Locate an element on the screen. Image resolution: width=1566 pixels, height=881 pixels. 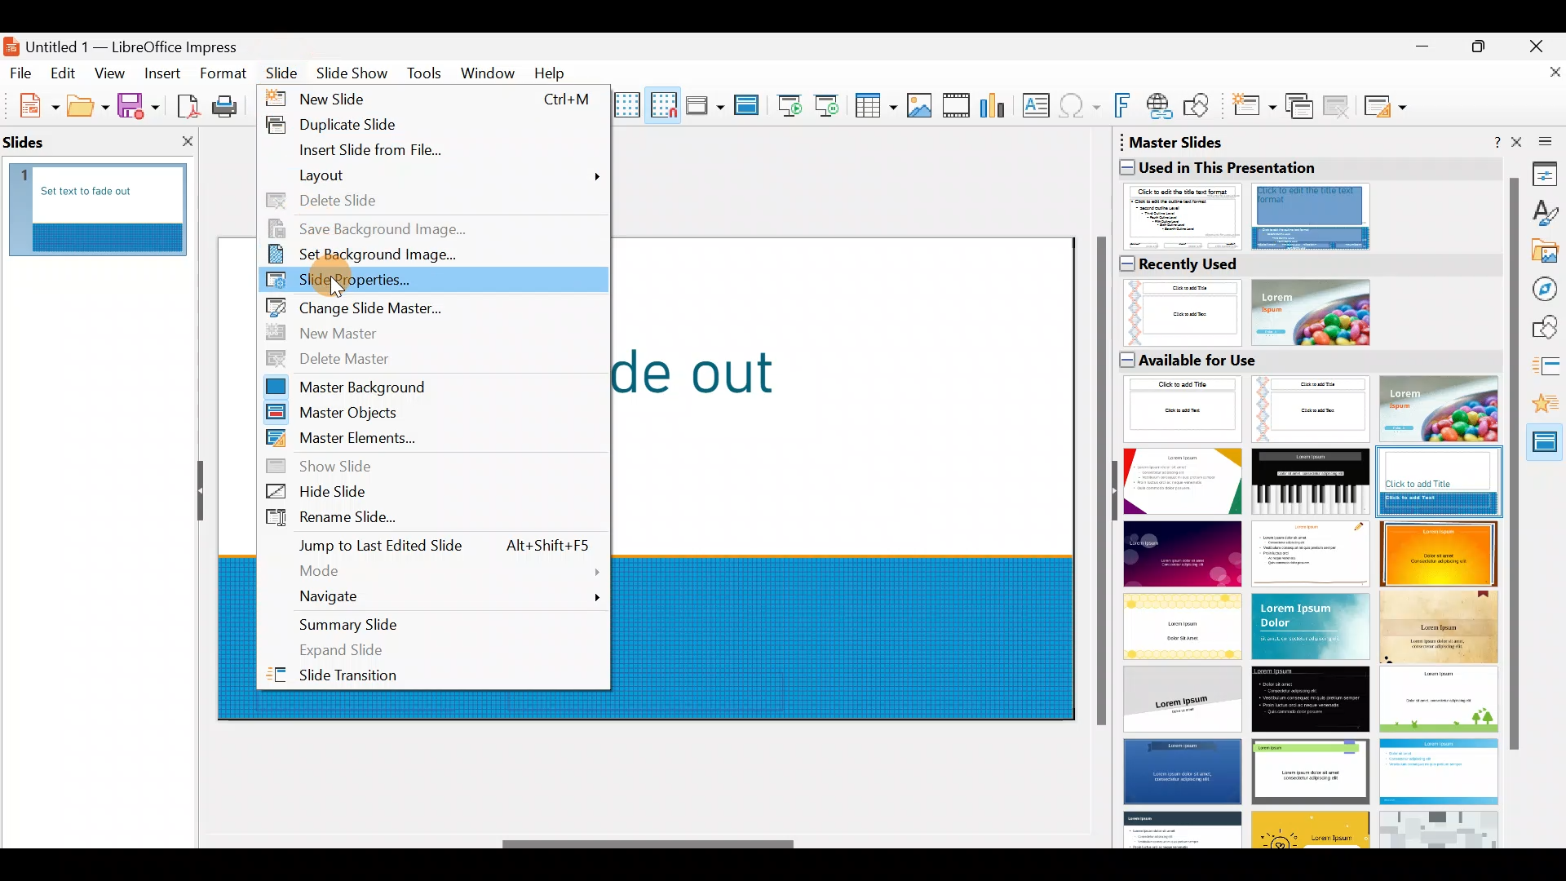
Export directly as PDF is located at coordinates (184, 104).